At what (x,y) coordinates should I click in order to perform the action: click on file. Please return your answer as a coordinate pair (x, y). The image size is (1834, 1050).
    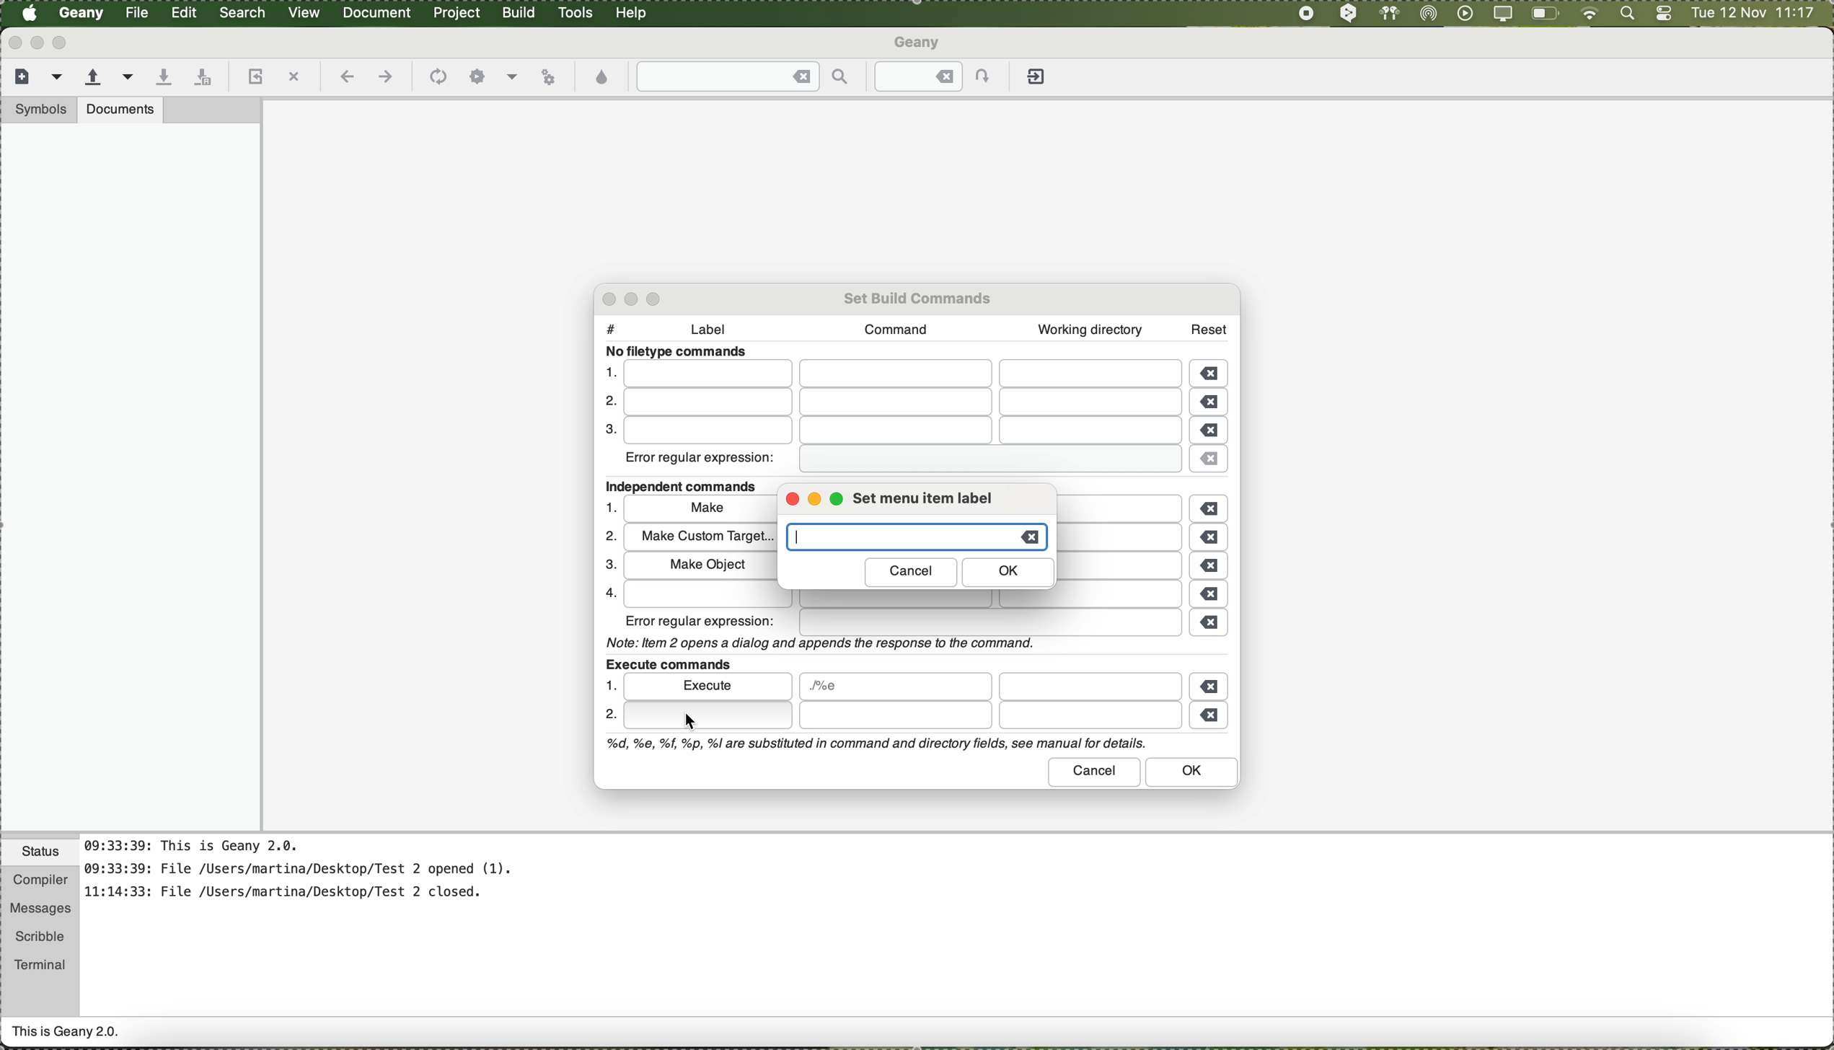
    Looking at the image, I should click on (1127, 508).